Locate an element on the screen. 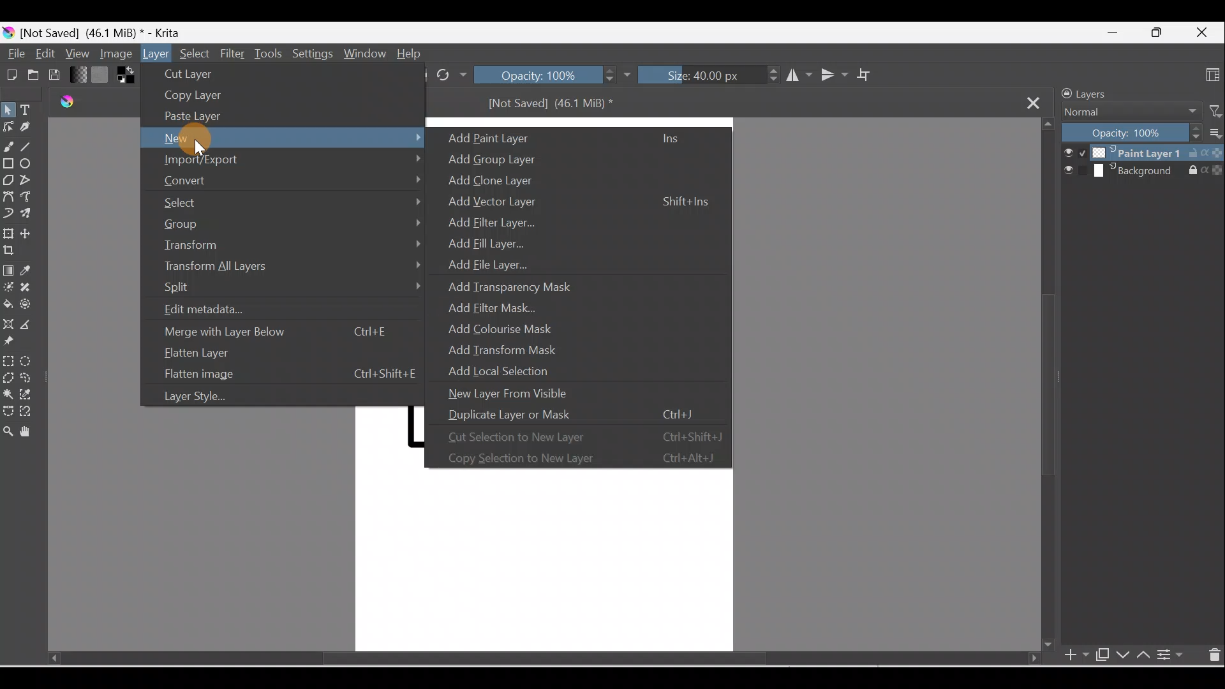 This screenshot has height=689, width=1225. Move a layer is located at coordinates (32, 234).